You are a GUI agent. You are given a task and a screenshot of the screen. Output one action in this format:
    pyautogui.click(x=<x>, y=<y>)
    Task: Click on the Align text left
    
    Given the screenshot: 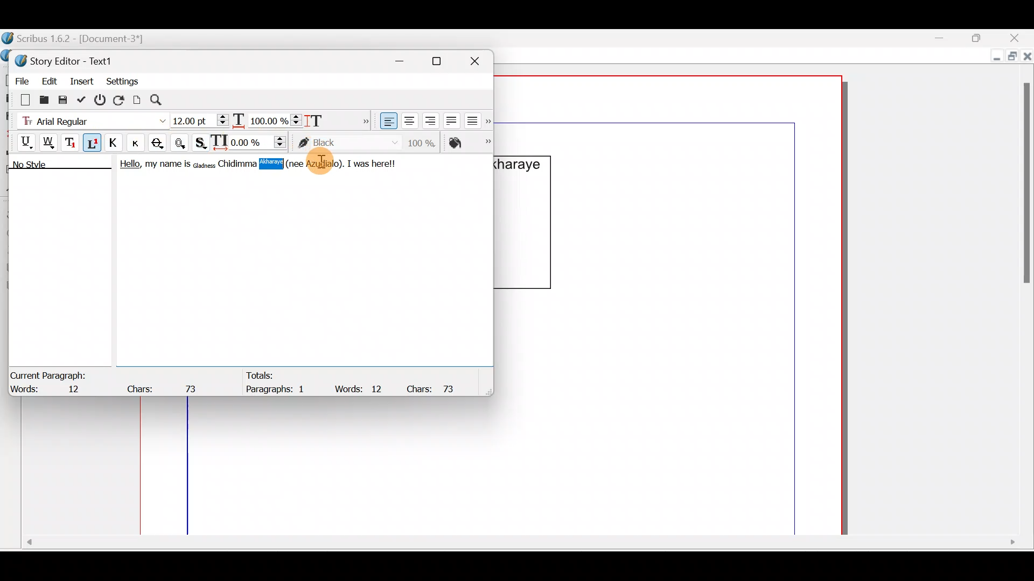 What is the action you would take?
    pyautogui.click(x=387, y=121)
    